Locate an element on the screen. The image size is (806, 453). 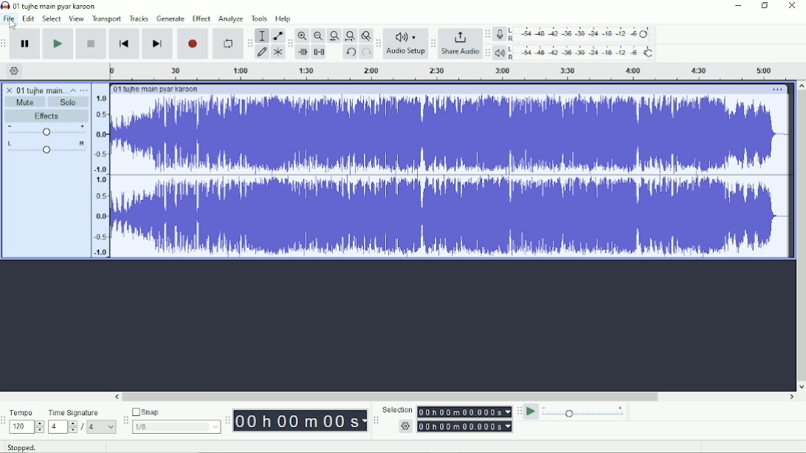
Play-at-speed is located at coordinates (531, 412).